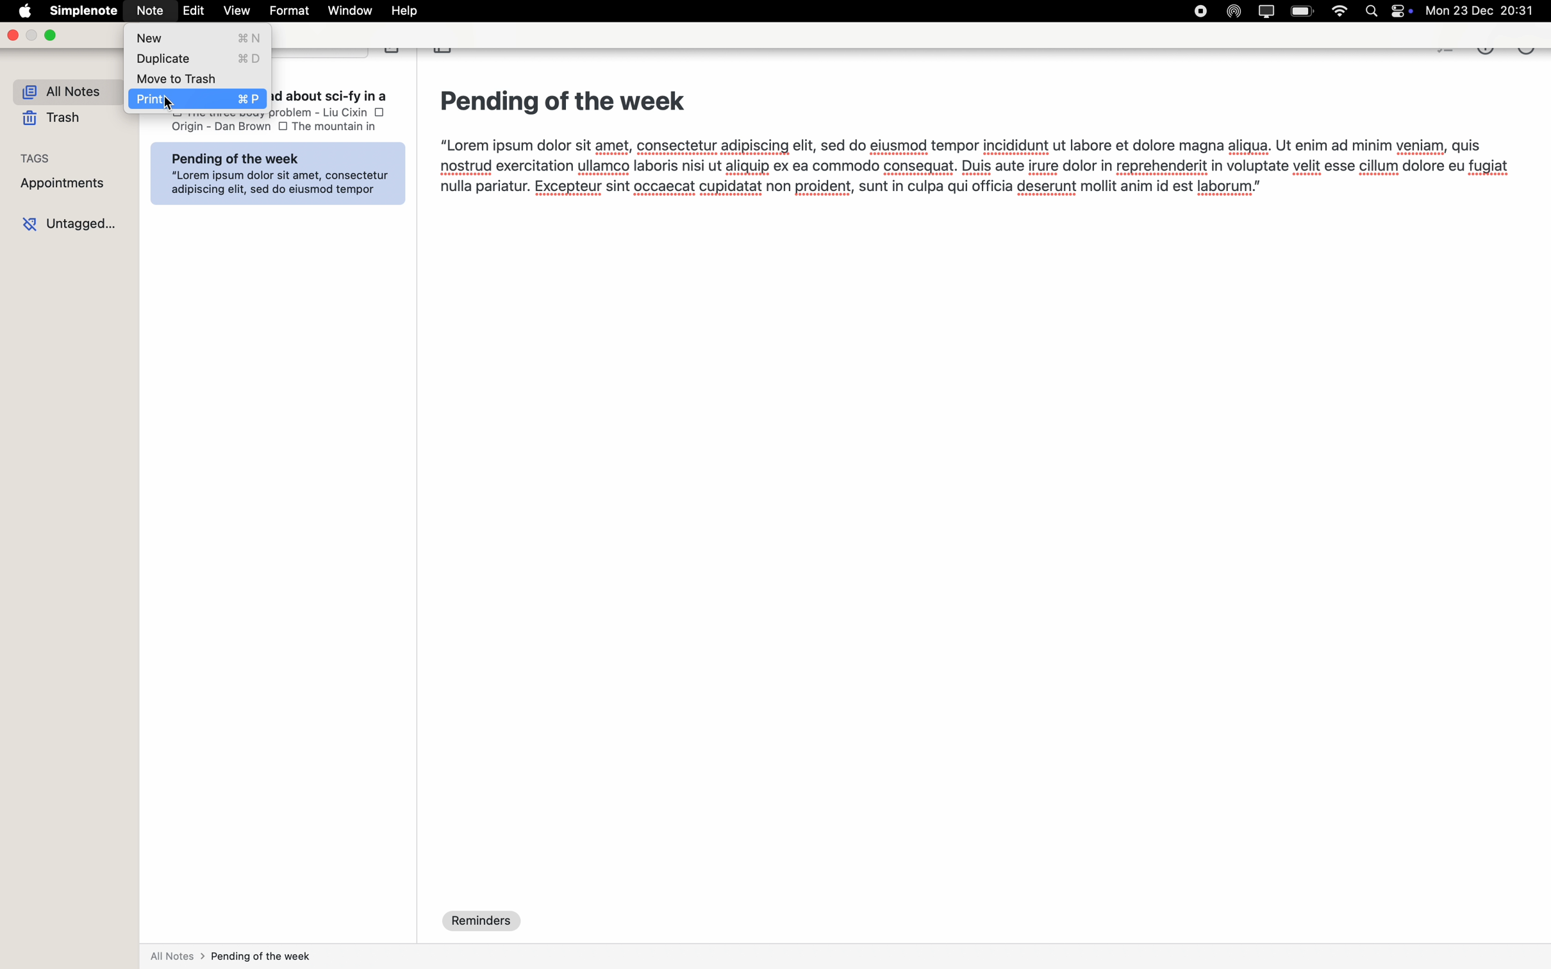 The height and width of the screenshot is (969, 1551). What do you see at coordinates (64, 189) in the screenshot?
I see `appointments` at bounding box center [64, 189].